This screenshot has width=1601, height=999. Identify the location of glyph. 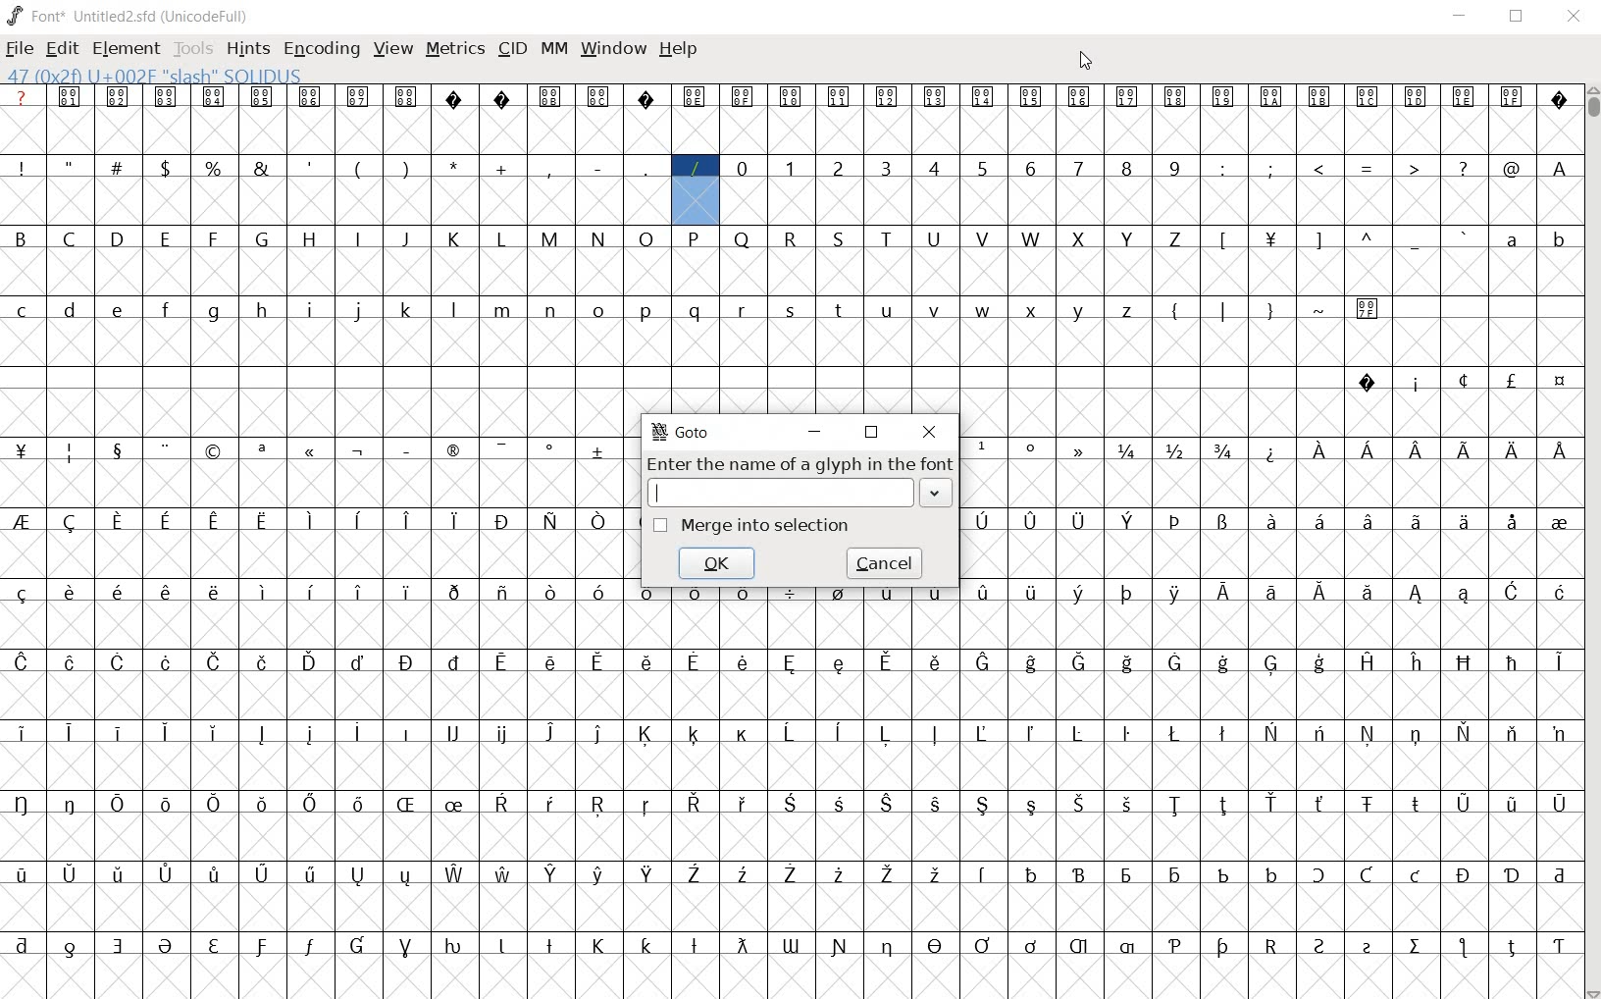
(886, 804).